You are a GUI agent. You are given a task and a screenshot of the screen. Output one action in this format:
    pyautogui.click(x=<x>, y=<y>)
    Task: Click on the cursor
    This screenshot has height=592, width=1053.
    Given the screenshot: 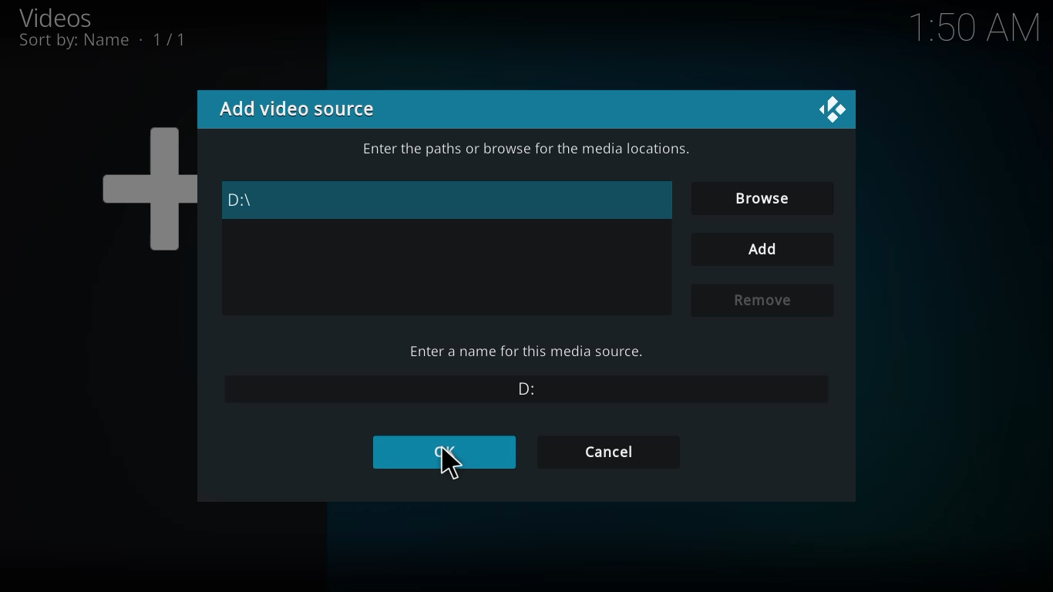 What is the action you would take?
    pyautogui.click(x=452, y=467)
    